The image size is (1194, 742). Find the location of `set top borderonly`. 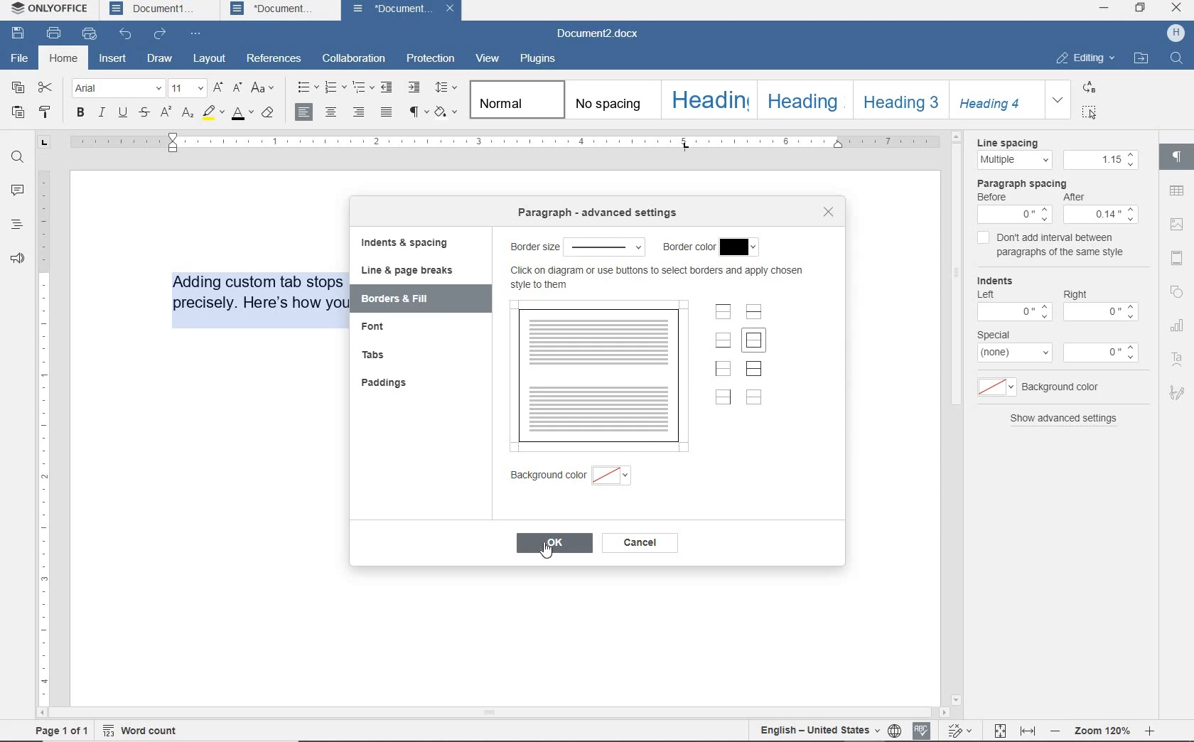

set top borderonly is located at coordinates (724, 313).